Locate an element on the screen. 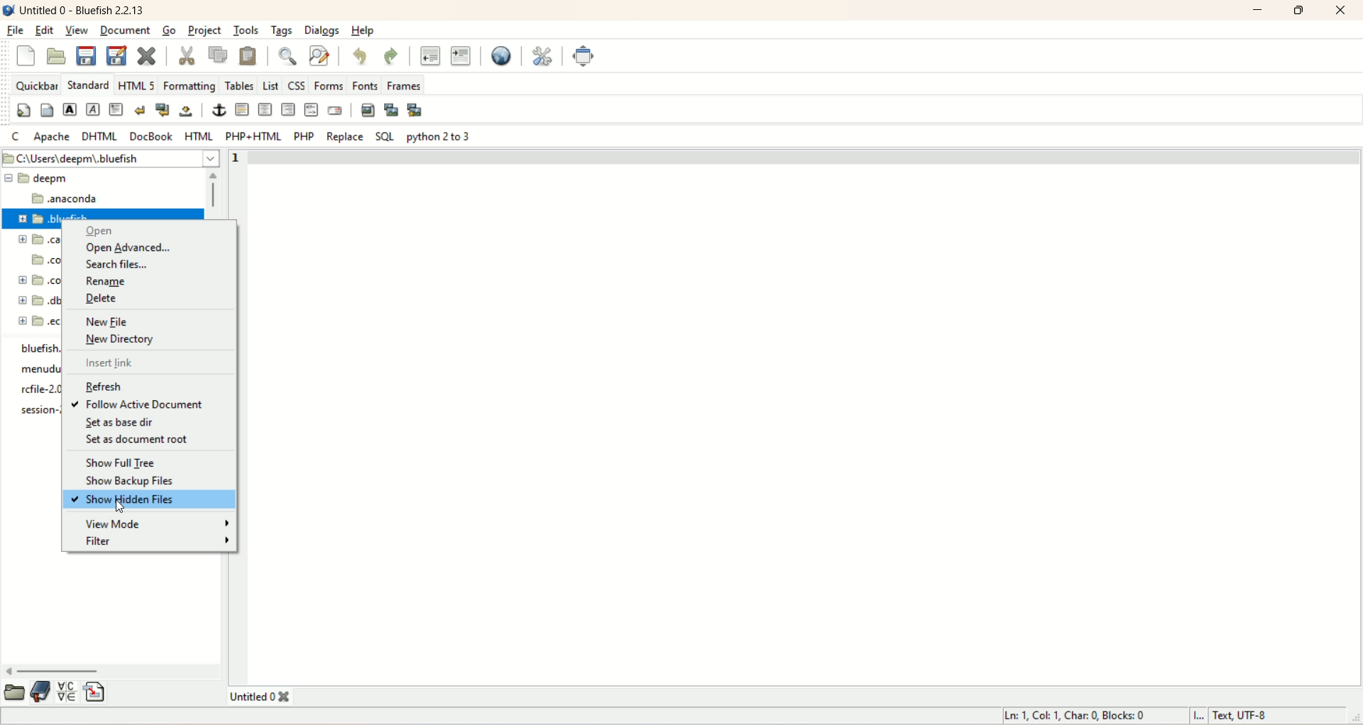 Image resolution: width=1363 pixels, height=725 pixels. set as base dir is located at coordinates (123, 422).